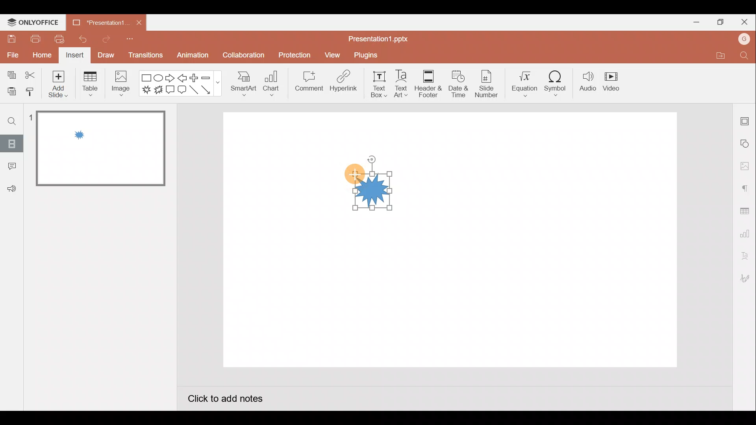 The image size is (756, 425). What do you see at coordinates (193, 78) in the screenshot?
I see `Plus` at bounding box center [193, 78].